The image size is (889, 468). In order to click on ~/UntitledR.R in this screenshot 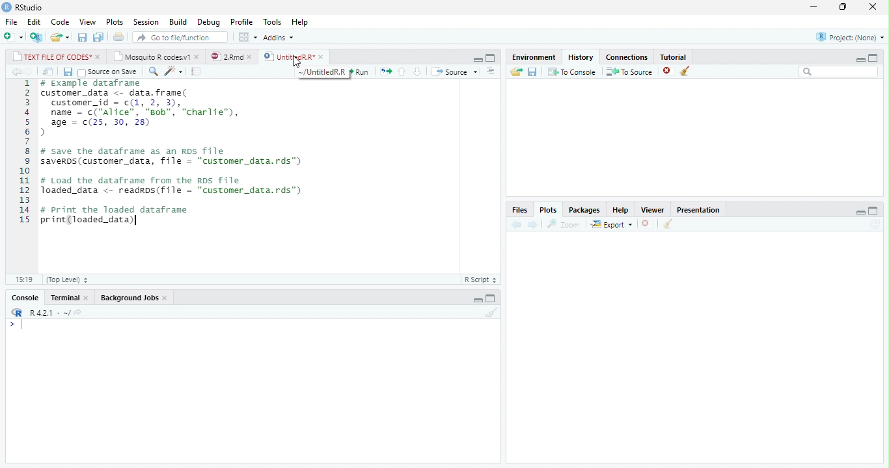, I will do `click(323, 72)`.